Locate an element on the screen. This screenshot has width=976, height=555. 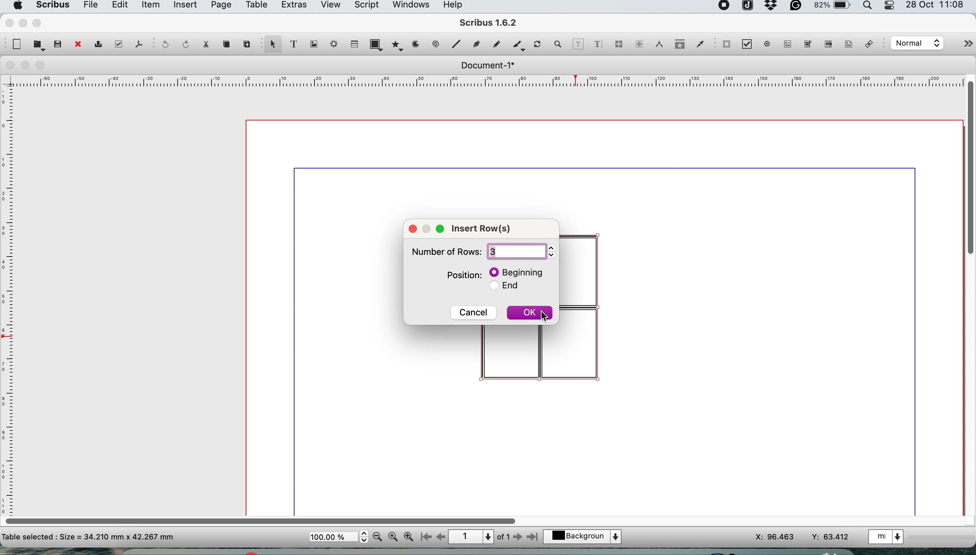
scribus is located at coordinates (52, 6).